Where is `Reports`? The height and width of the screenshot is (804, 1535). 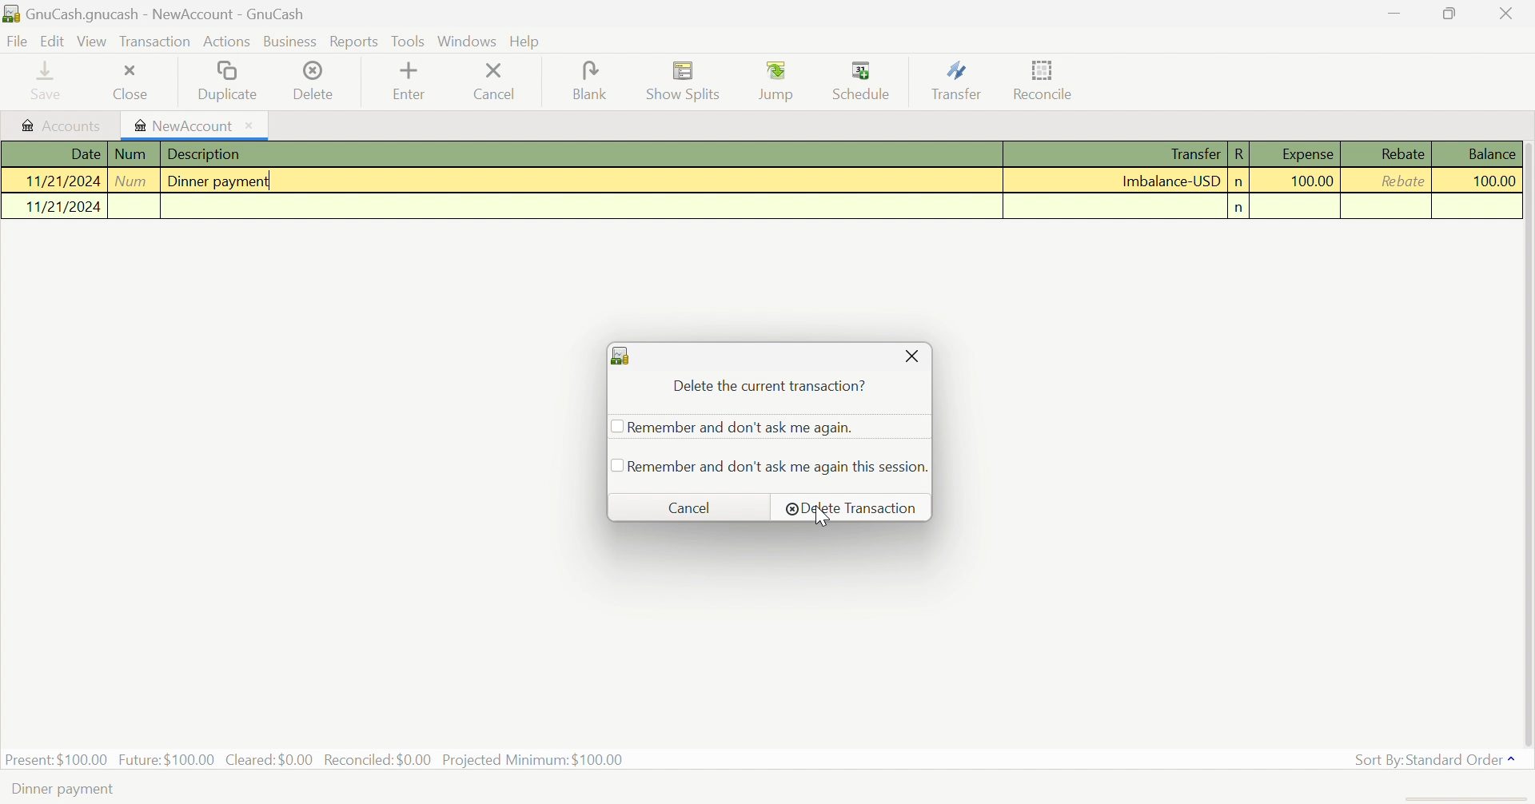 Reports is located at coordinates (354, 43).